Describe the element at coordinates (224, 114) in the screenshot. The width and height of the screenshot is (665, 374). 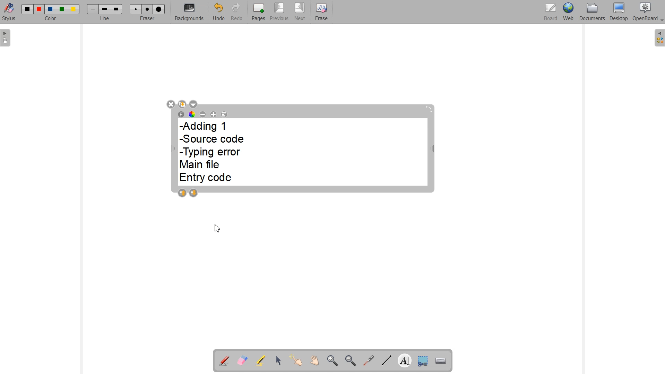
I see `Text Alignment` at that location.